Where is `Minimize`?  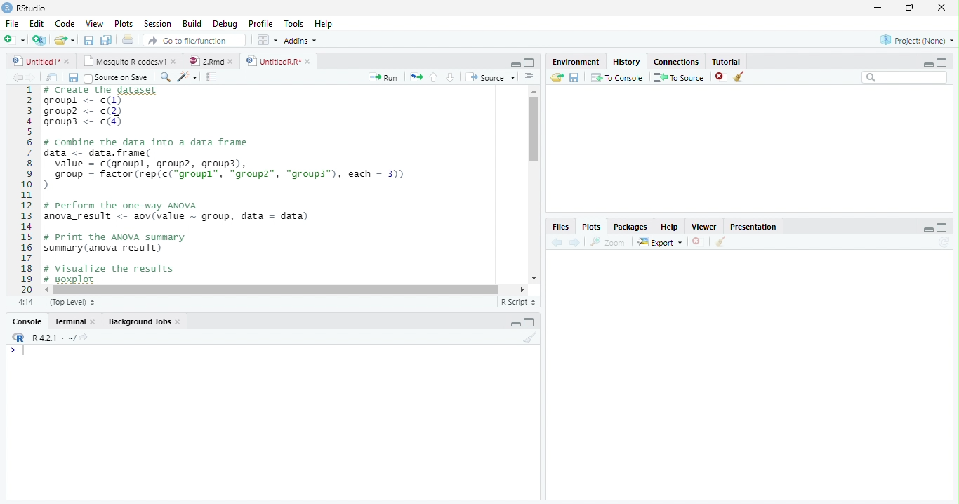
Minimize is located at coordinates (513, 63).